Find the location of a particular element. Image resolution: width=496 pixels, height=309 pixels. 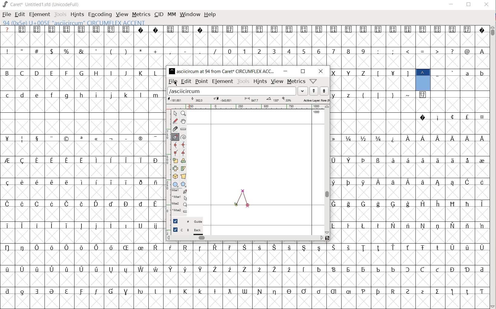

3rd point added is located at coordinates (248, 205).